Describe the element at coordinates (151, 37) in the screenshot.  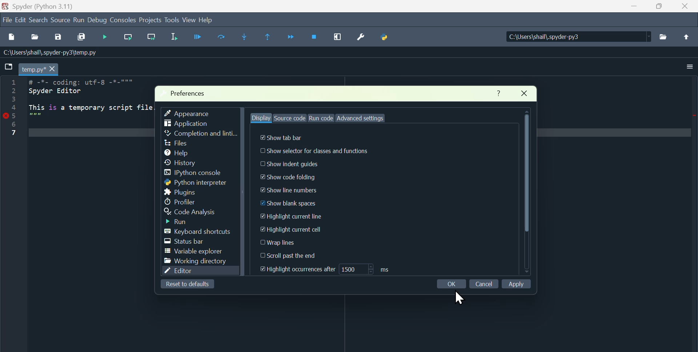
I see `Run current line and go to the next one` at that location.